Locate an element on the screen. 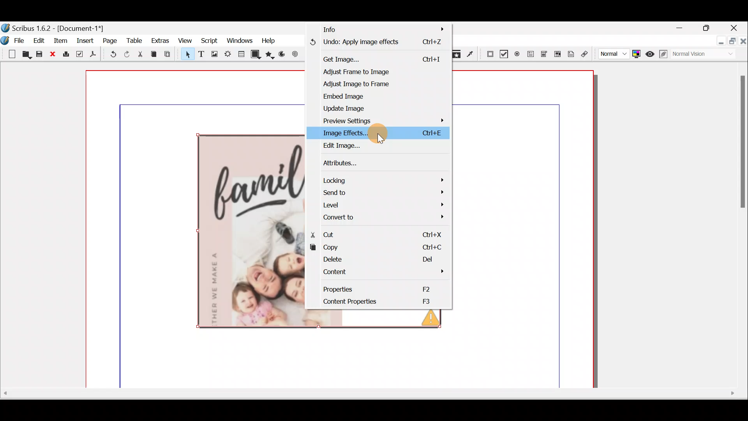  Copy is located at coordinates (155, 55).